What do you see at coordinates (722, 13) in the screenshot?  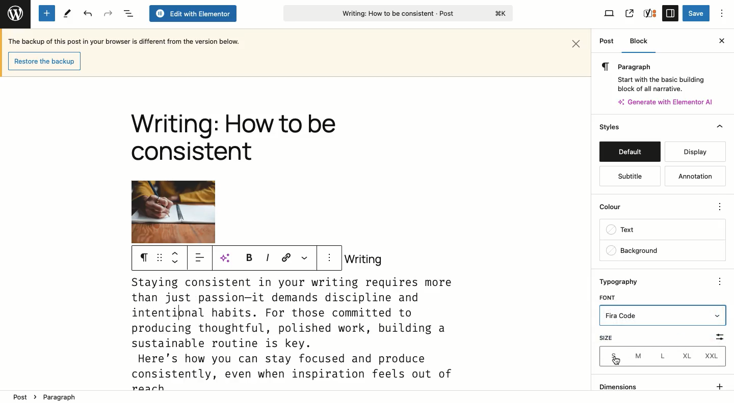 I see `Options` at bounding box center [722, 13].